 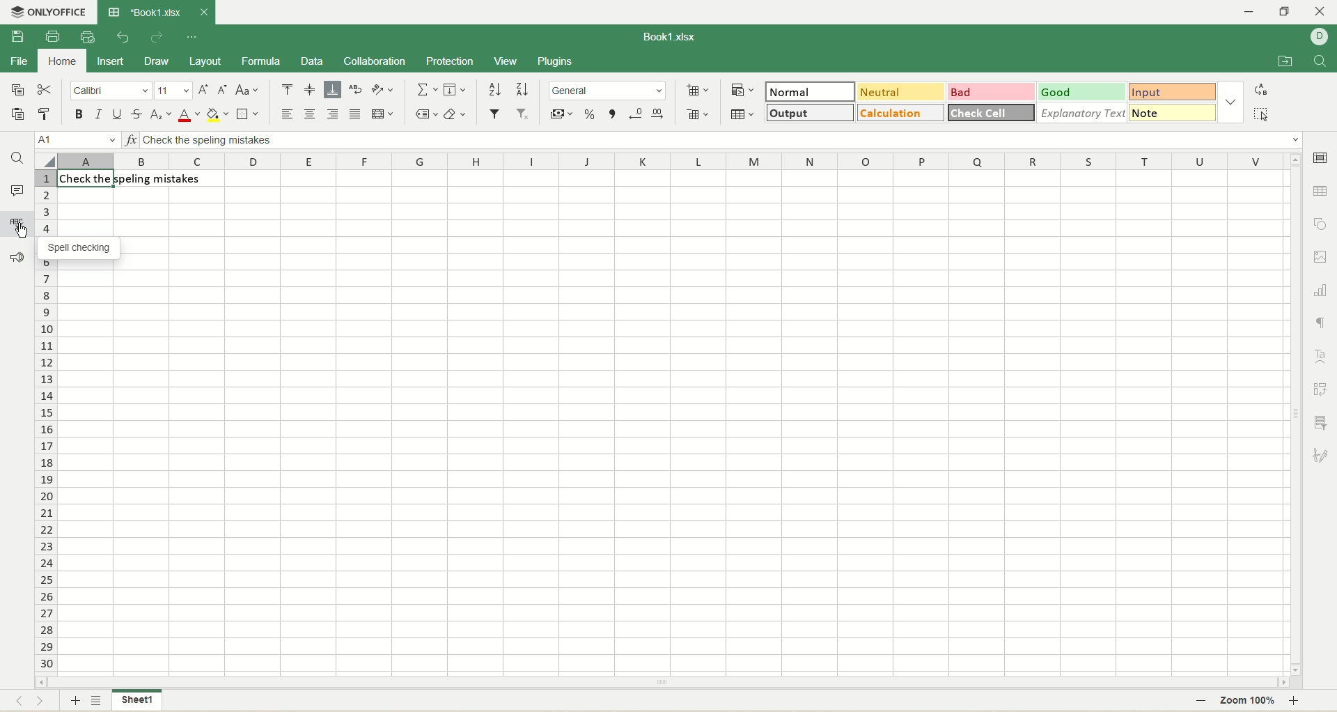 What do you see at coordinates (1294, 701) in the screenshot?
I see `zoom in` at bounding box center [1294, 701].